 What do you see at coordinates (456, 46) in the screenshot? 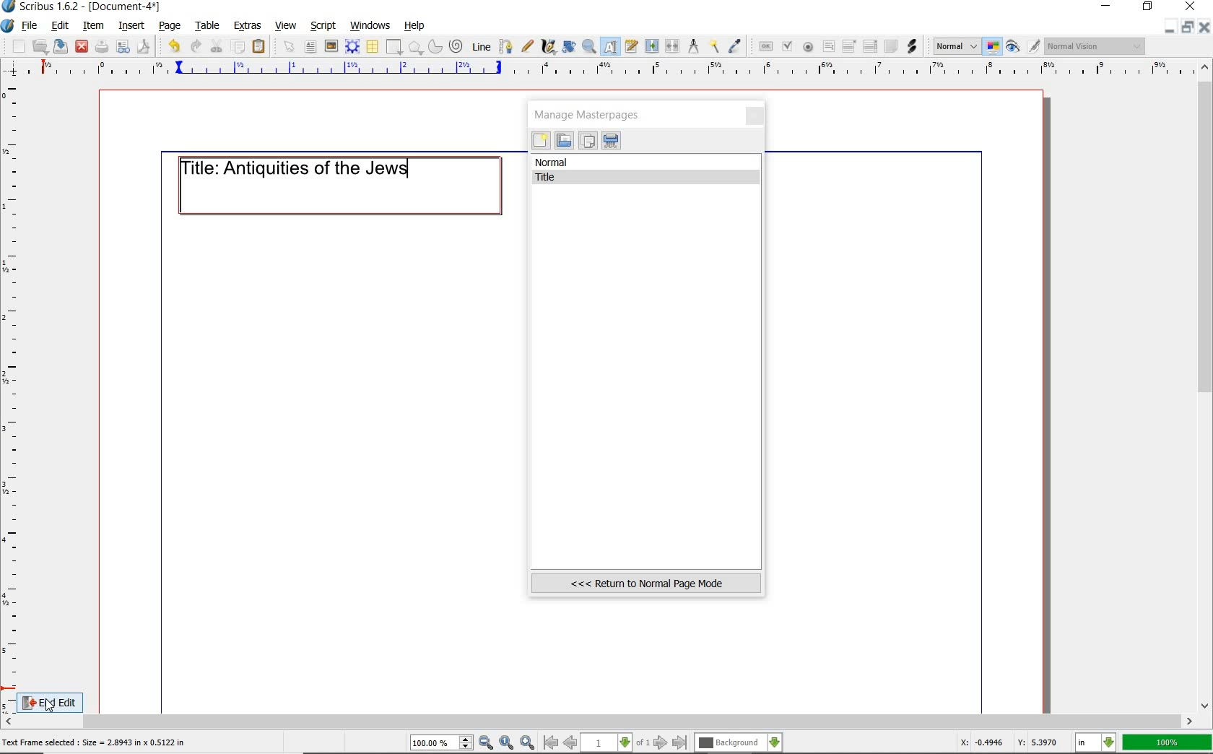
I see `spiral` at bounding box center [456, 46].